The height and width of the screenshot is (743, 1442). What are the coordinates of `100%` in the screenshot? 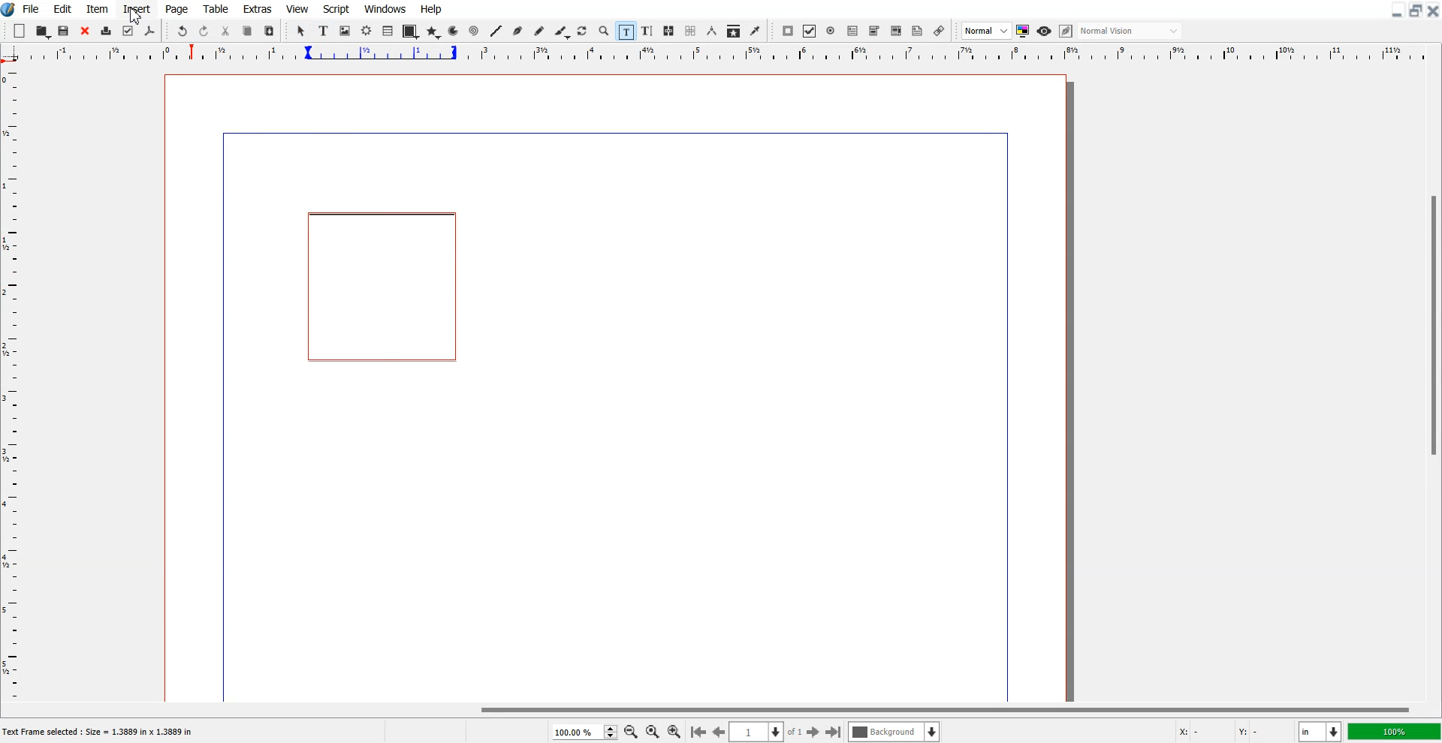 It's located at (1395, 731).